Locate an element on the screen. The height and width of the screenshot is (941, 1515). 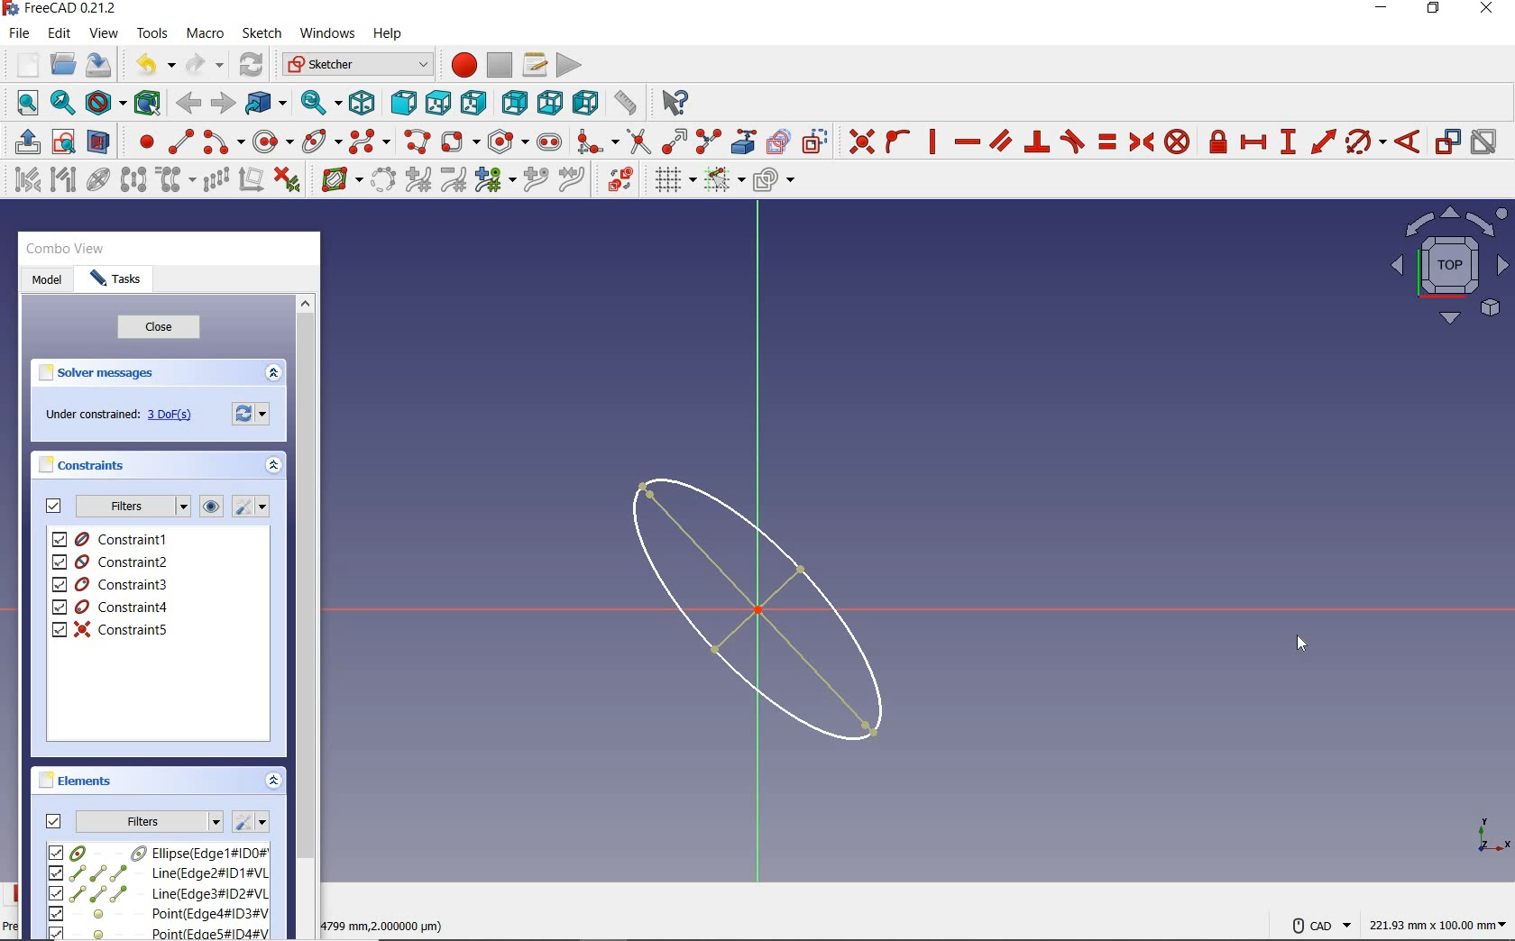
element5 is located at coordinates (160, 932).